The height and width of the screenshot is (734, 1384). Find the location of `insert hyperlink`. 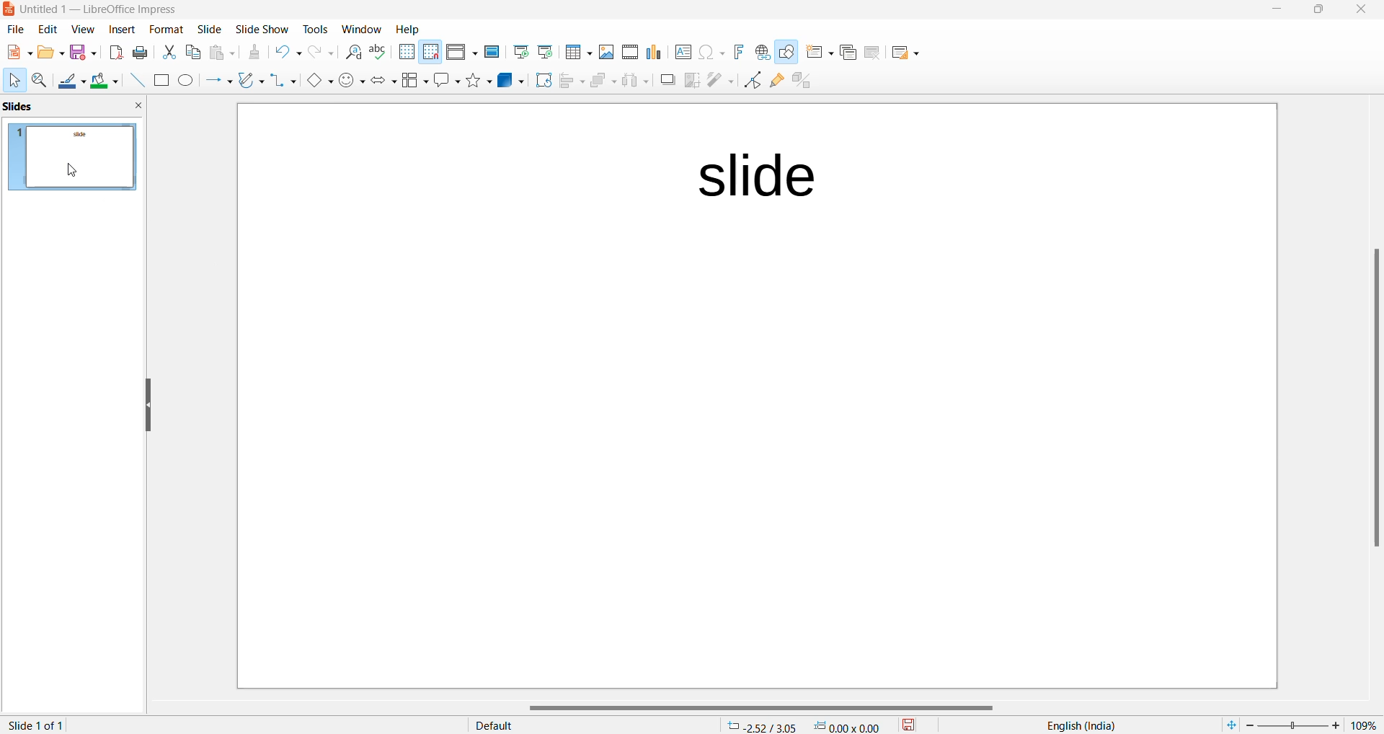

insert hyperlink is located at coordinates (762, 52).